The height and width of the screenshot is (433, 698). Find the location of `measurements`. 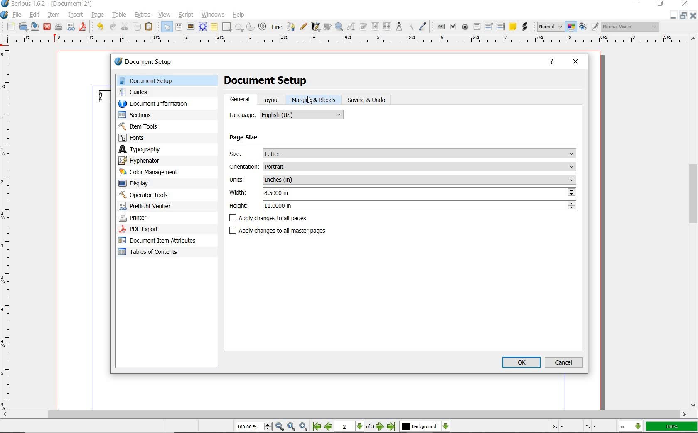

measurements is located at coordinates (400, 27).